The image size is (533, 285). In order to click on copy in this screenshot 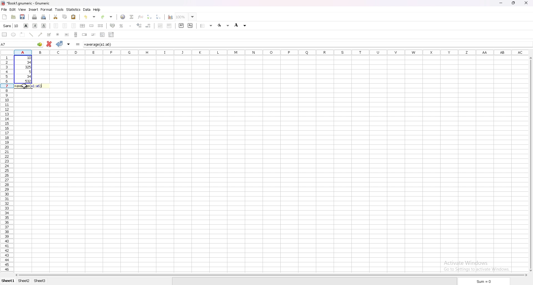, I will do `click(65, 16)`.